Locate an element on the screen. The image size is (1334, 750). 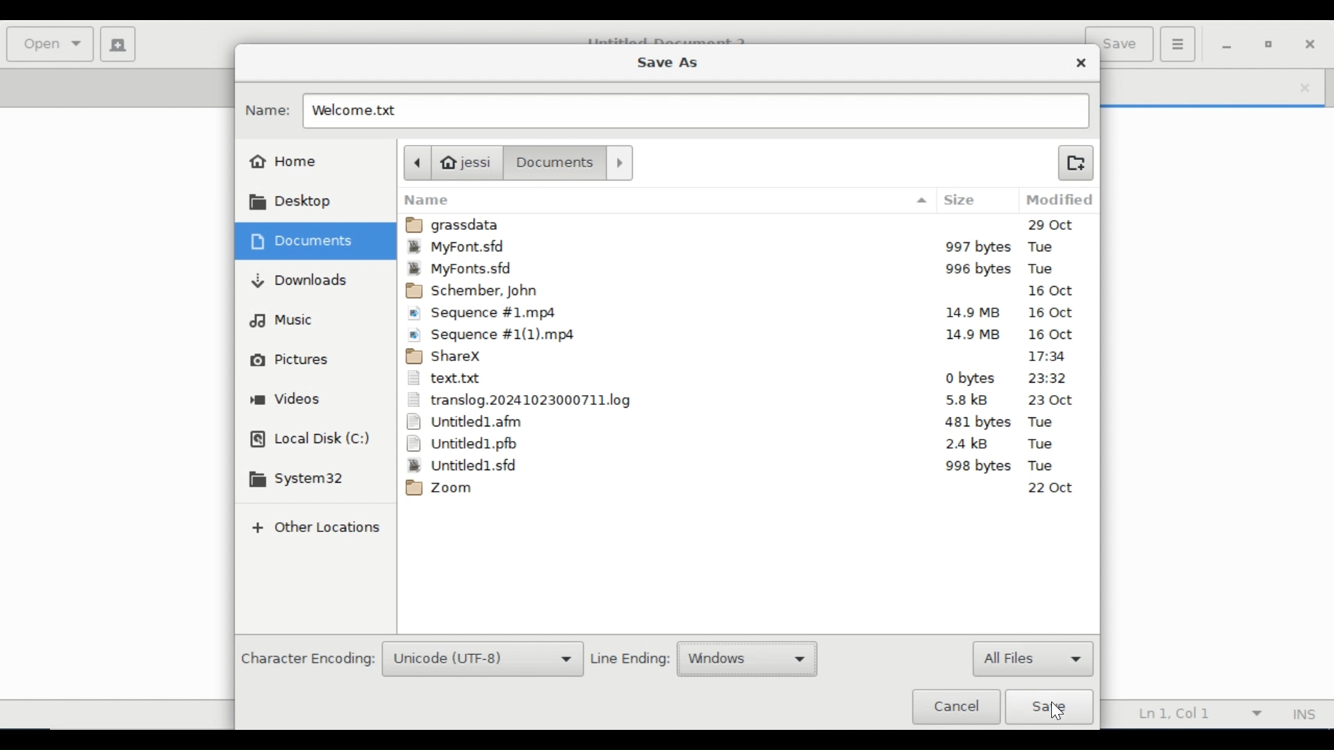
Save is located at coordinates (1049, 707).